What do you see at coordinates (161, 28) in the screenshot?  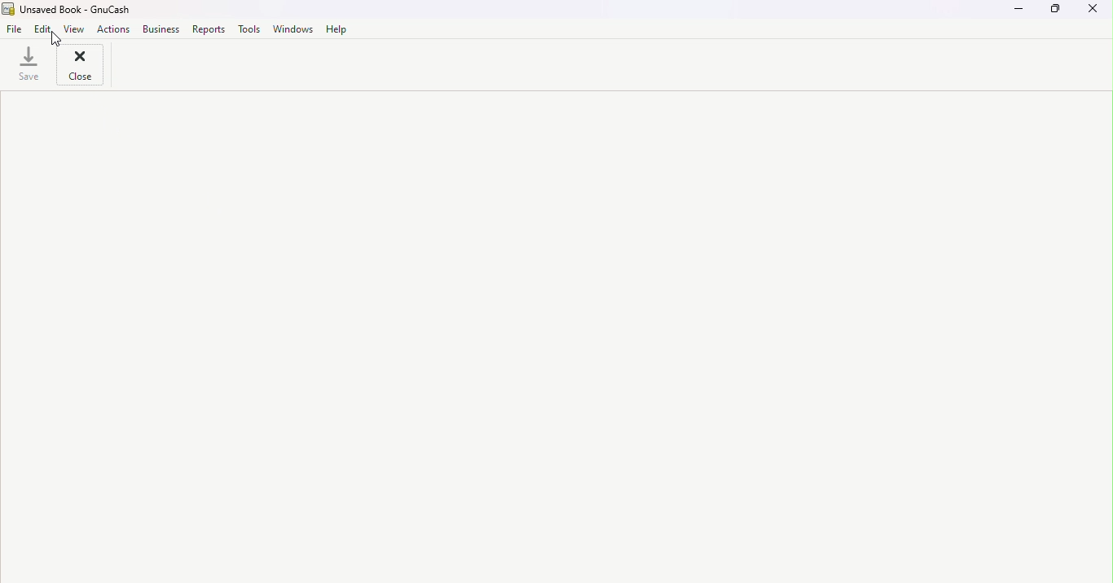 I see `Business` at bounding box center [161, 28].